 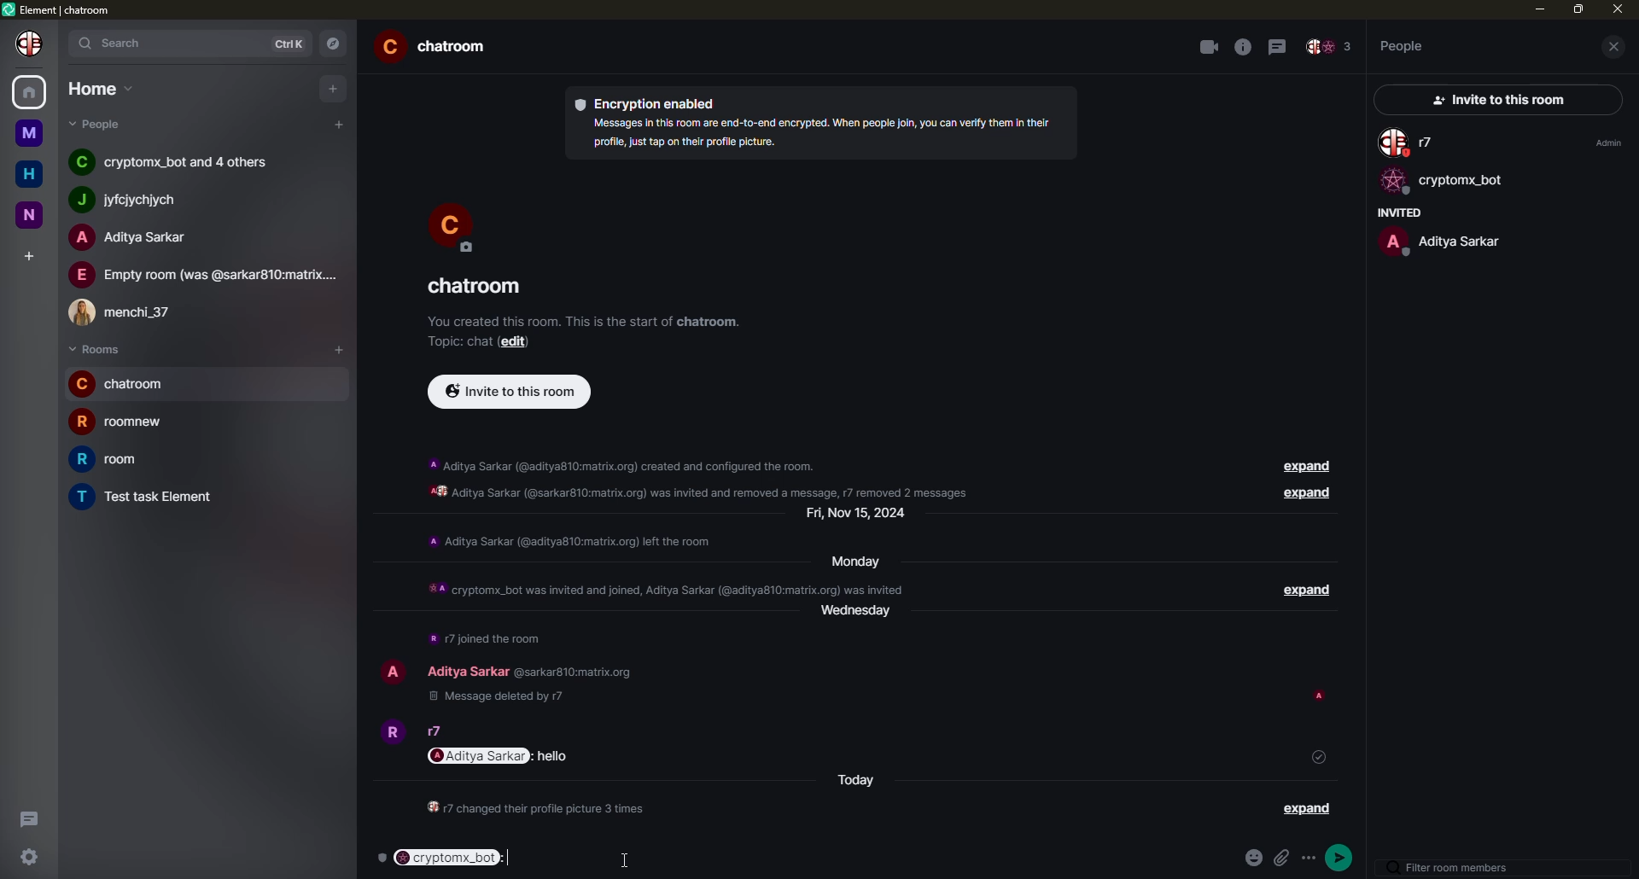 What do you see at coordinates (96, 350) in the screenshot?
I see `rooms` at bounding box center [96, 350].